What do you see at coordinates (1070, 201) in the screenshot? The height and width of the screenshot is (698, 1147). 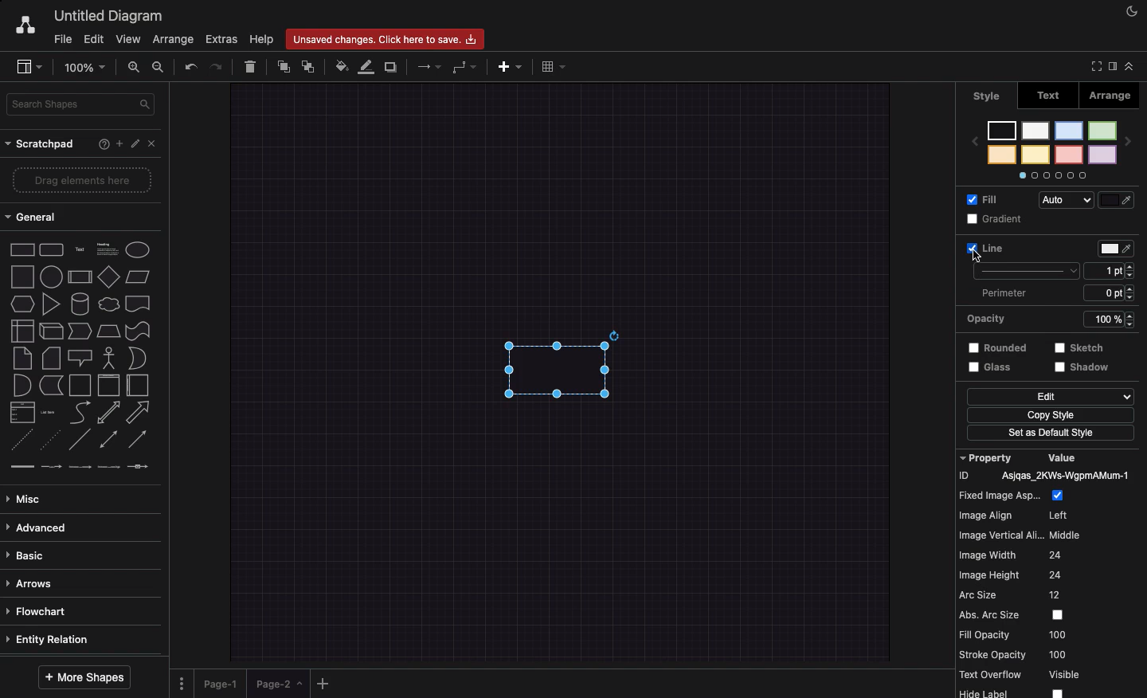 I see `Auto` at bounding box center [1070, 201].